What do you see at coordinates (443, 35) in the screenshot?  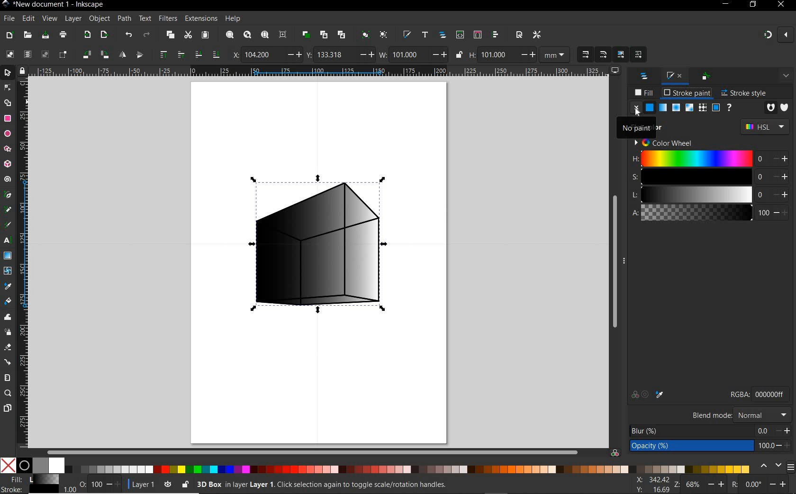 I see `OPEN OBJECTS` at bounding box center [443, 35].